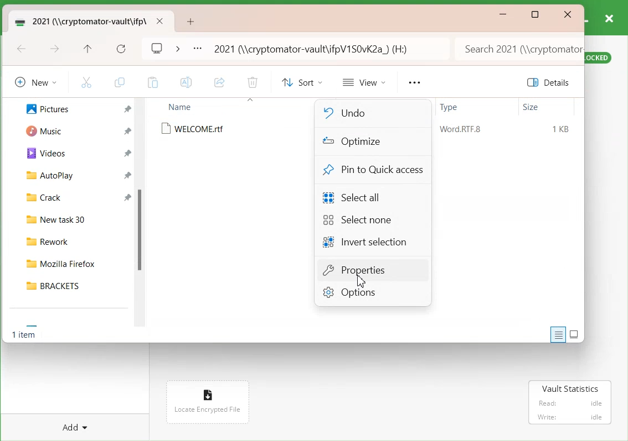  Describe the element at coordinates (86, 82) in the screenshot. I see `Cut` at that location.